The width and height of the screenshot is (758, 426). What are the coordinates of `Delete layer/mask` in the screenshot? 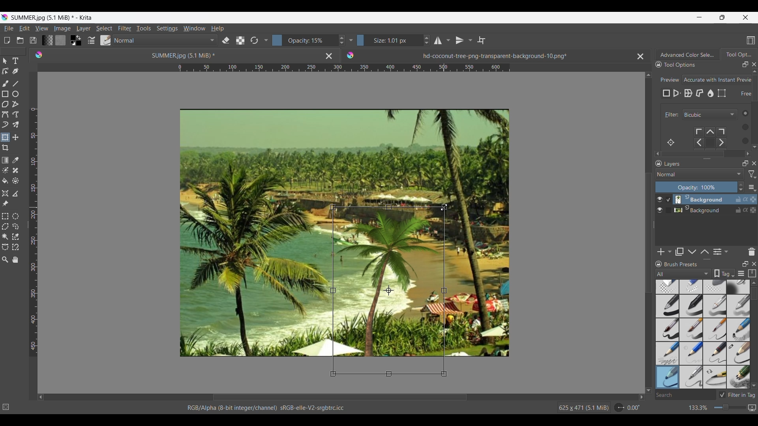 It's located at (752, 251).